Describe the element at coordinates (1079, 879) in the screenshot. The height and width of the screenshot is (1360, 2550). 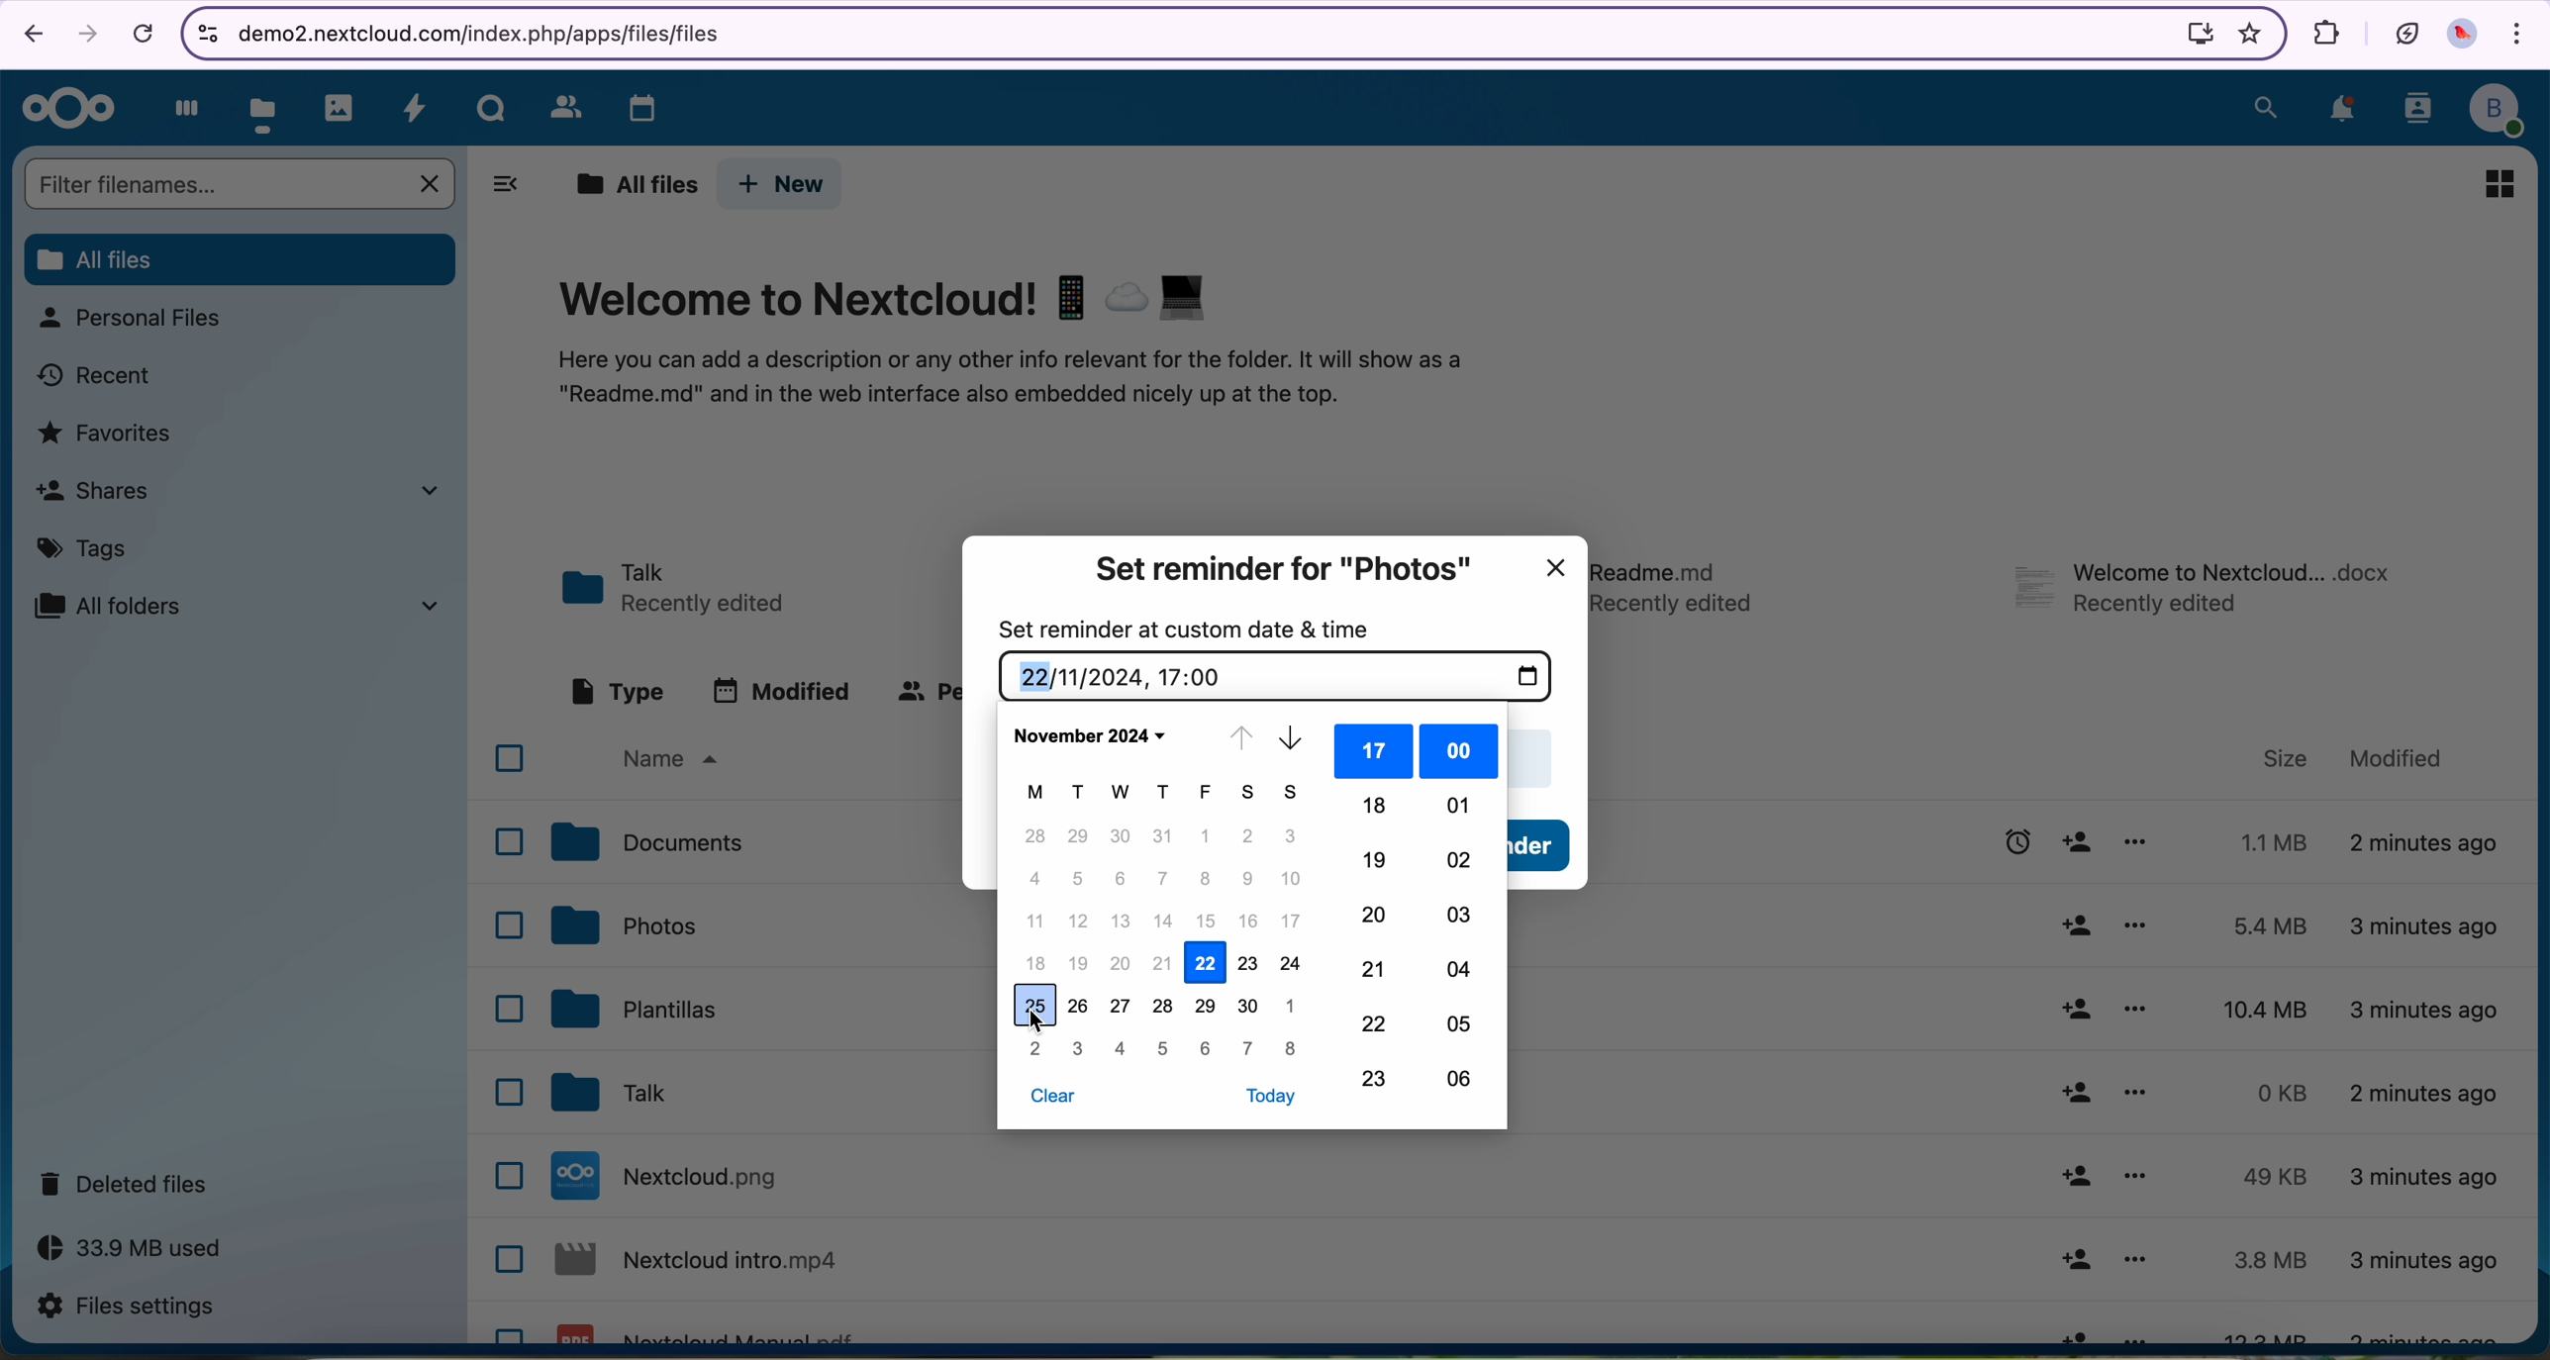
I see `5` at that location.